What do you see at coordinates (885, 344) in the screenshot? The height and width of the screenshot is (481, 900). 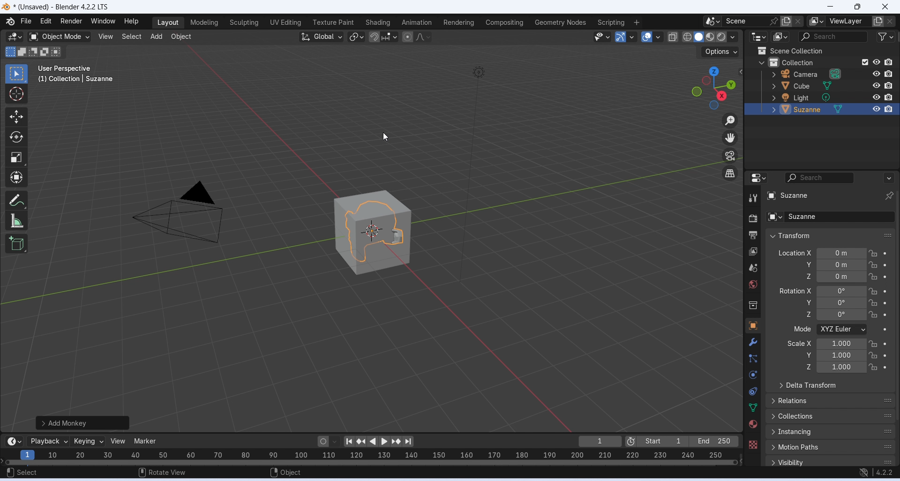 I see `animate property` at bounding box center [885, 344].